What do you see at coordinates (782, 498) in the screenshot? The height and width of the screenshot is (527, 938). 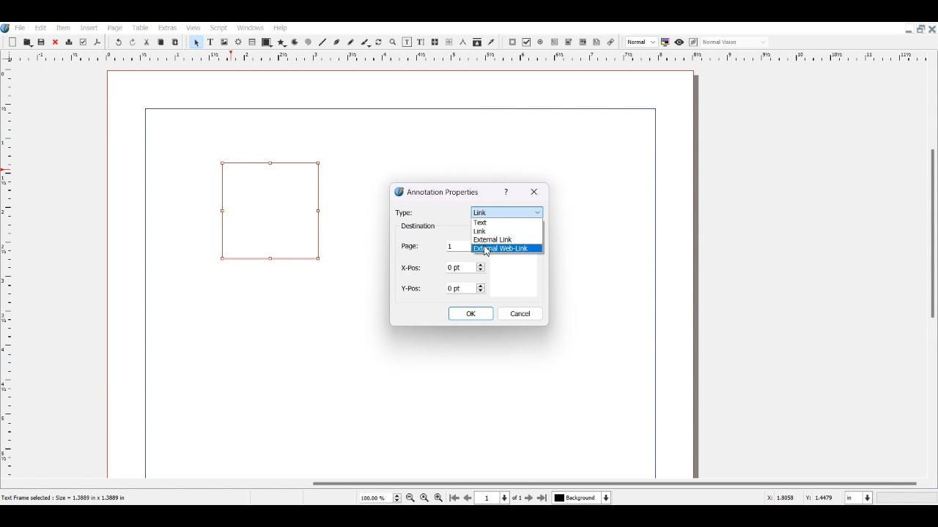 I see `X, Y Co-ordinate` at bounding box center [782, 498].